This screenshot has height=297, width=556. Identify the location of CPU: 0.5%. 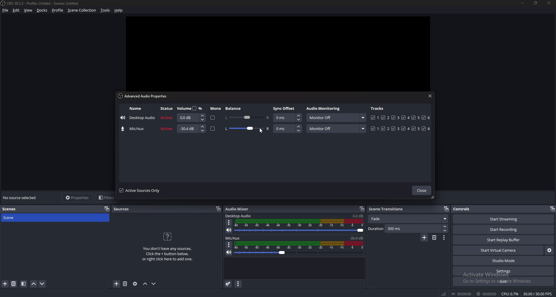
(510, 294).